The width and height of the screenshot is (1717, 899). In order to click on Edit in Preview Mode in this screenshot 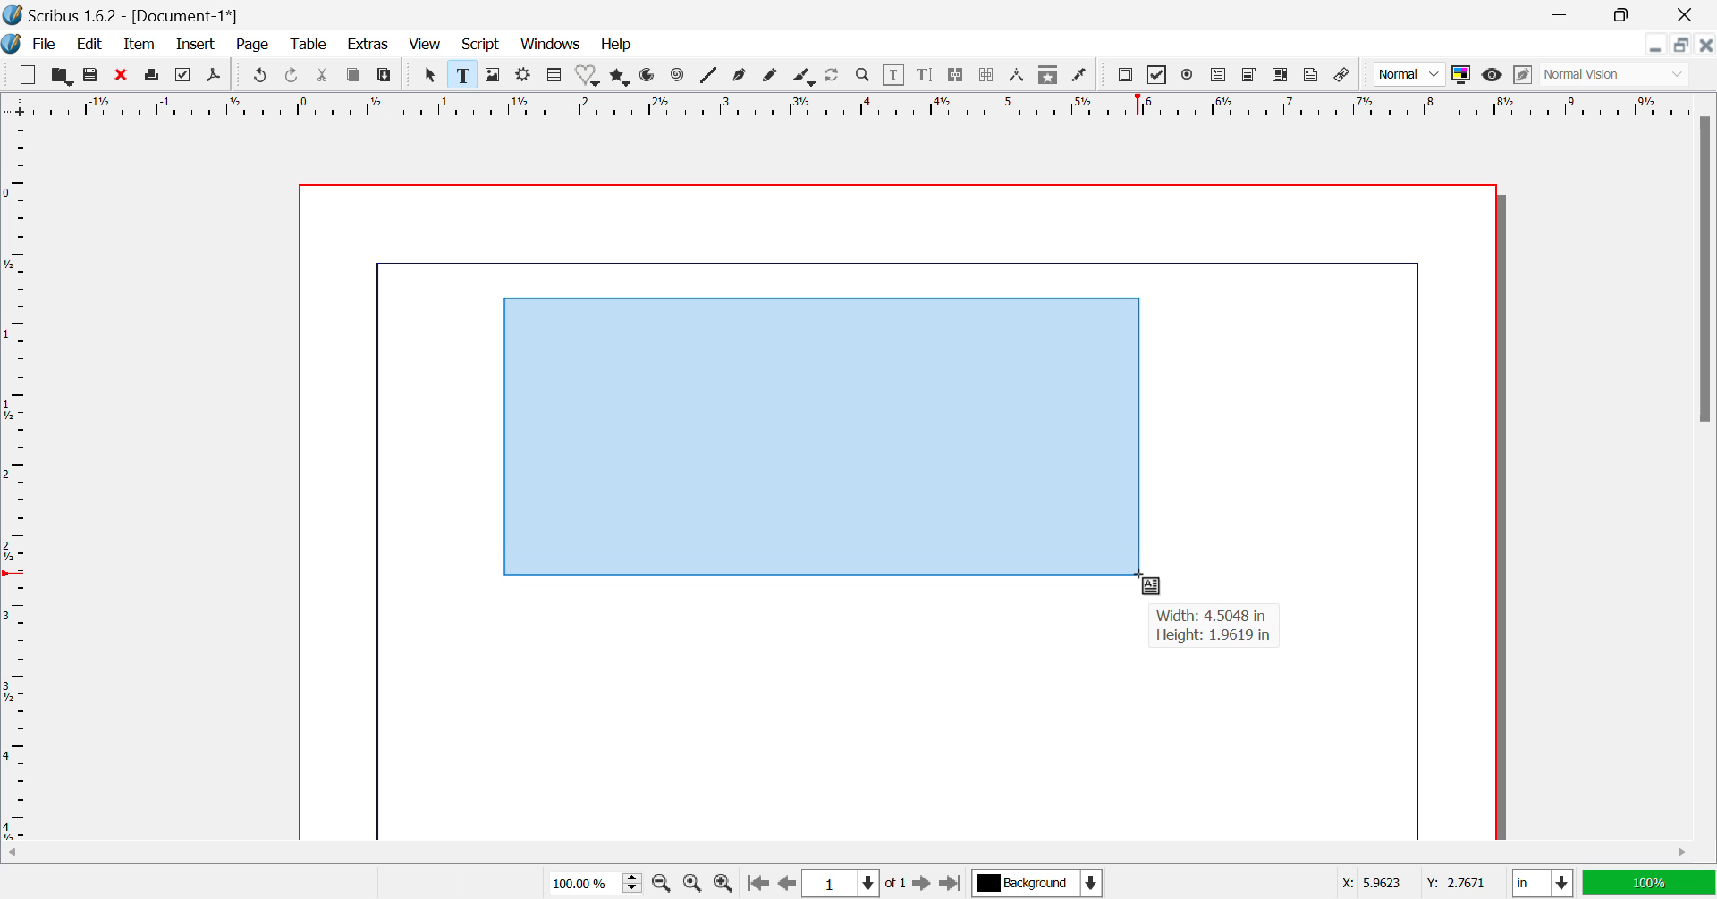, I will do `click(1523, 77)`.